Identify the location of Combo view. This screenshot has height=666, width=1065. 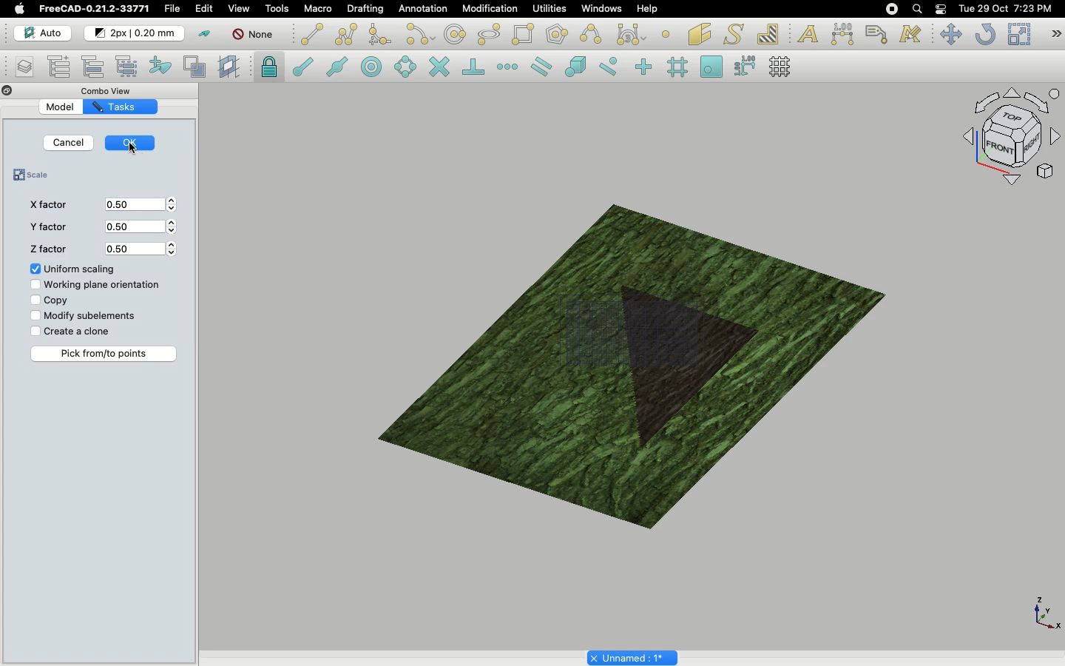
(109, 89).